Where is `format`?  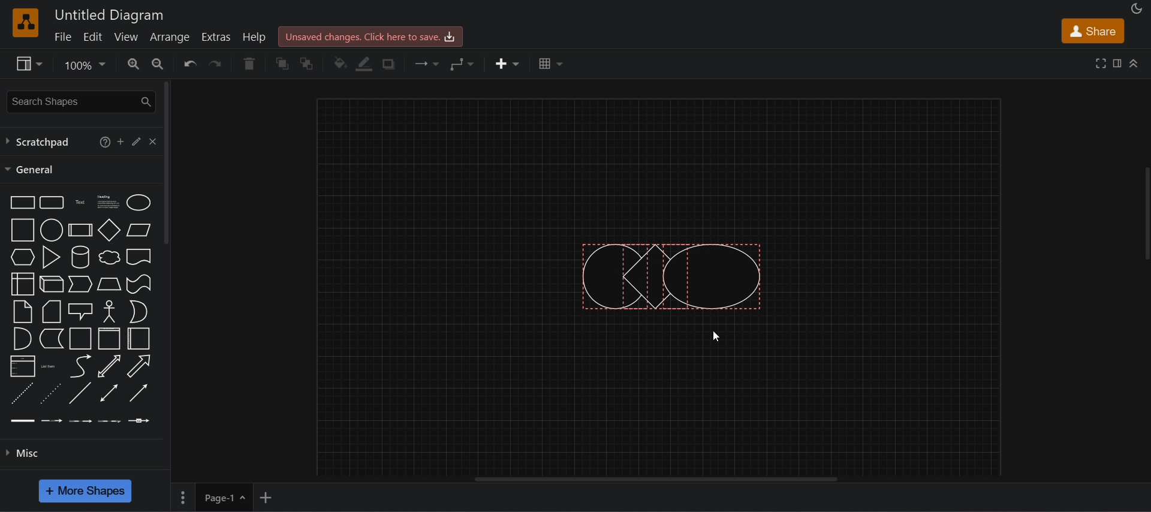
format is located at coordinates (1119, 65).